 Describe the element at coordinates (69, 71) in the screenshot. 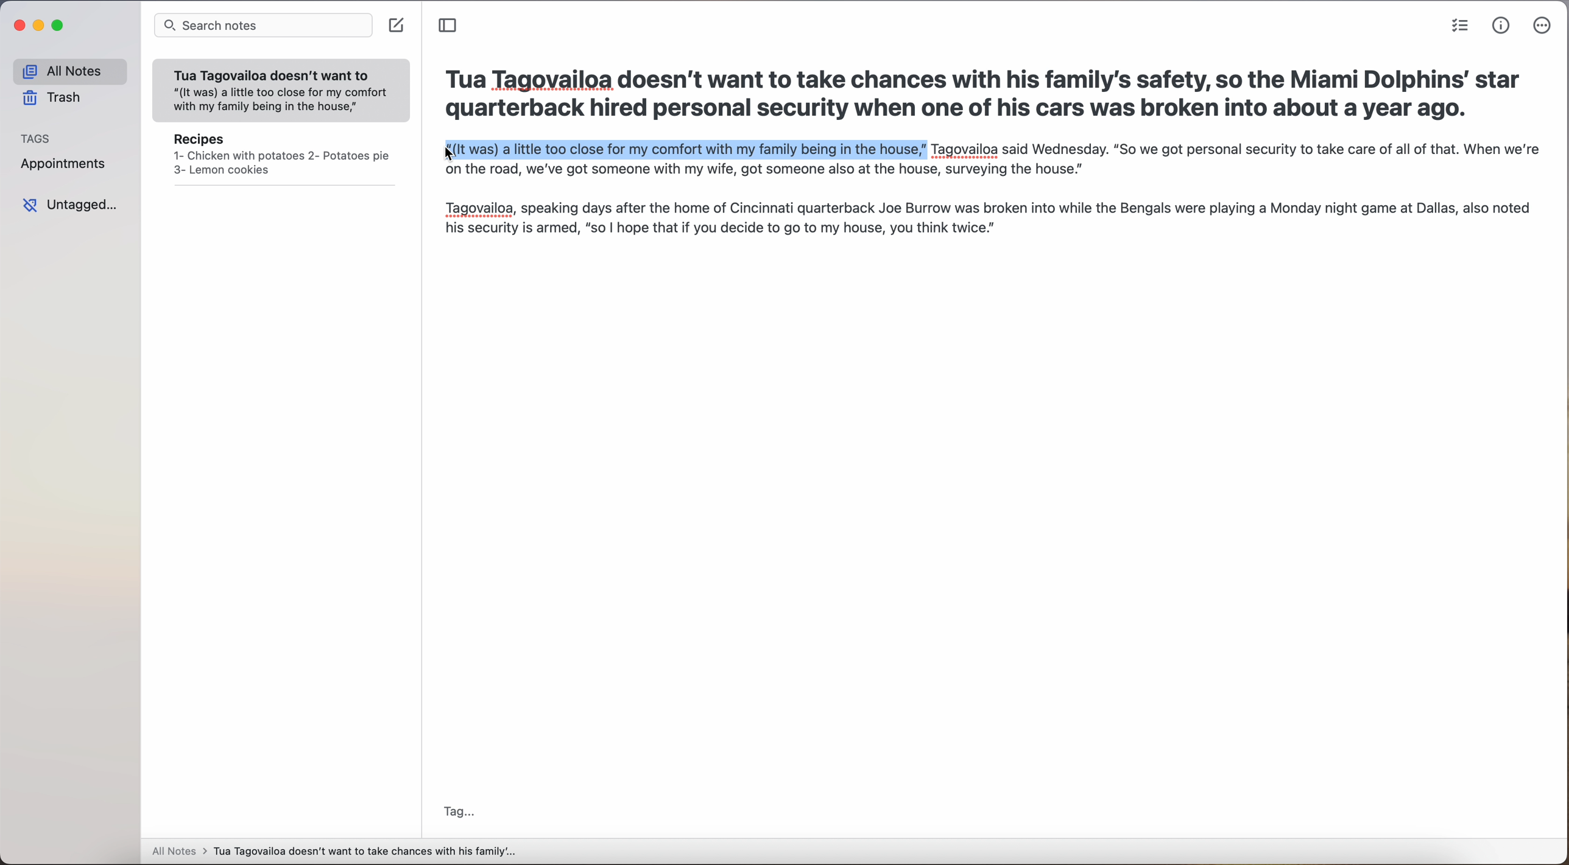

I see `all notes` at that location.